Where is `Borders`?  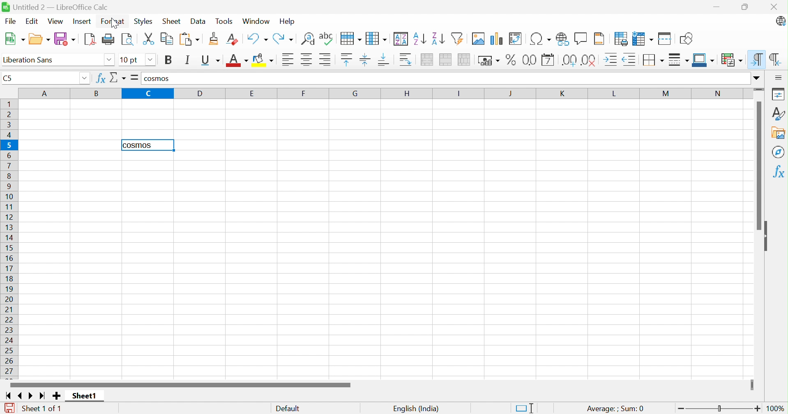 Borders is located at coordinates (654, 60).